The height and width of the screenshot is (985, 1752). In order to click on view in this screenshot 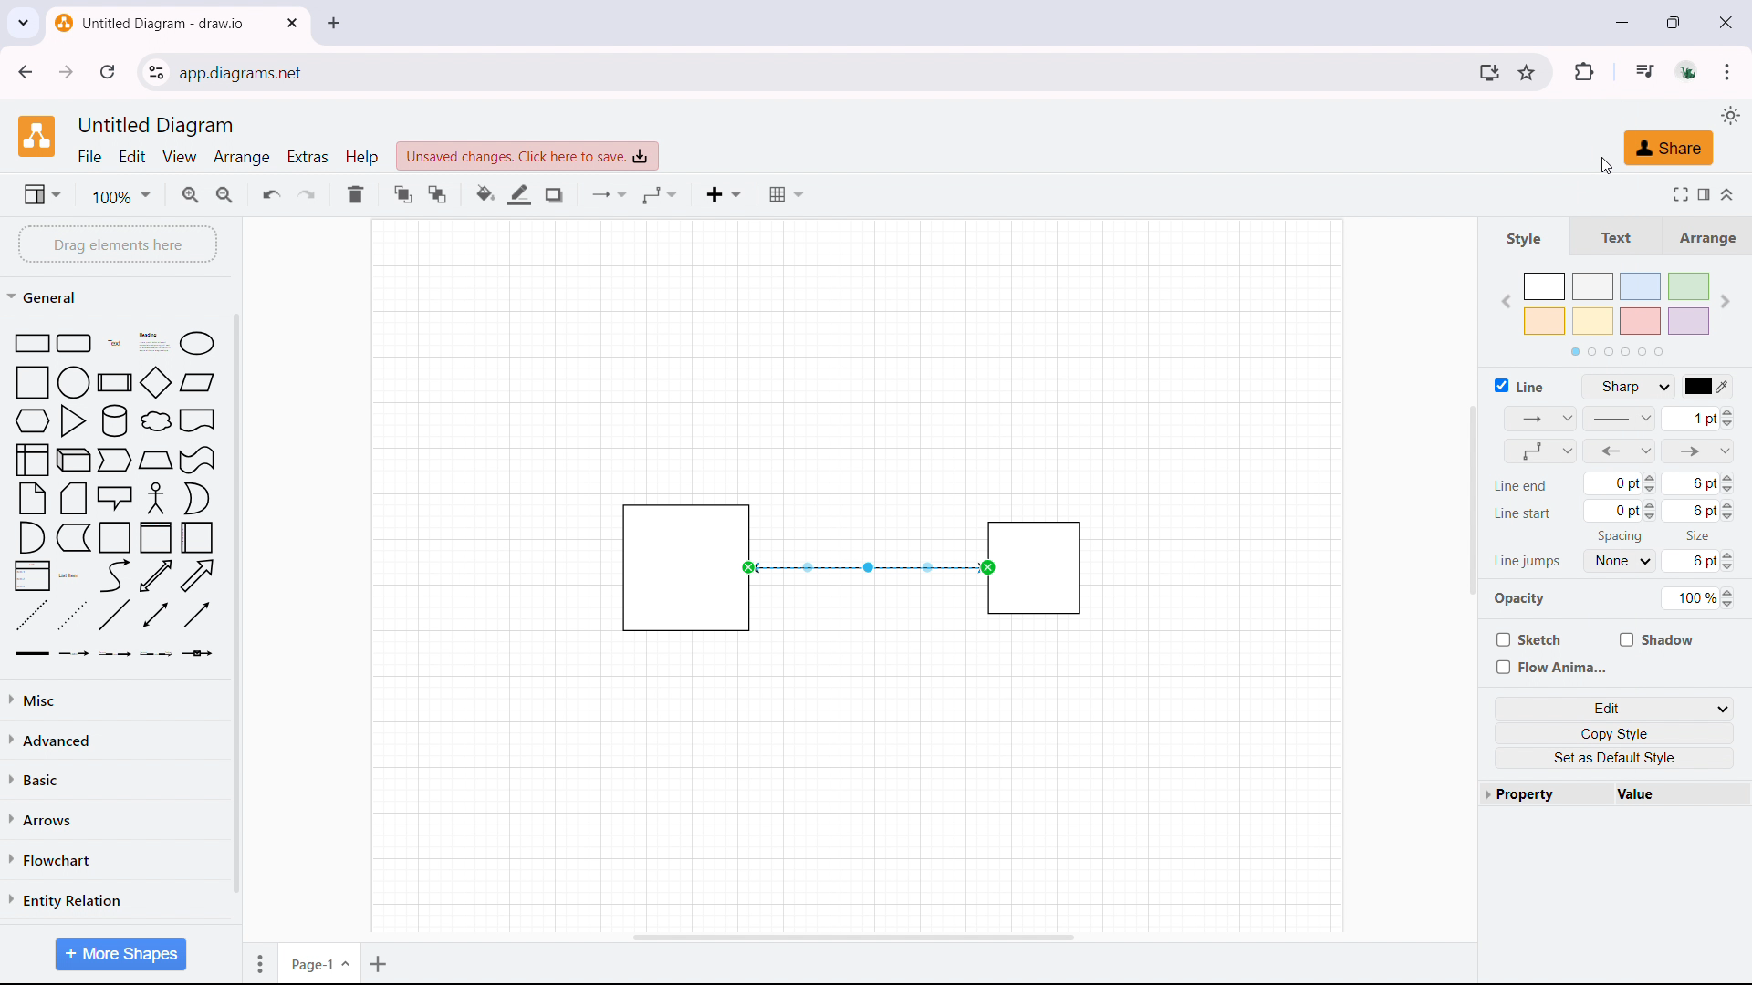, I will do `click(181, 158)`.